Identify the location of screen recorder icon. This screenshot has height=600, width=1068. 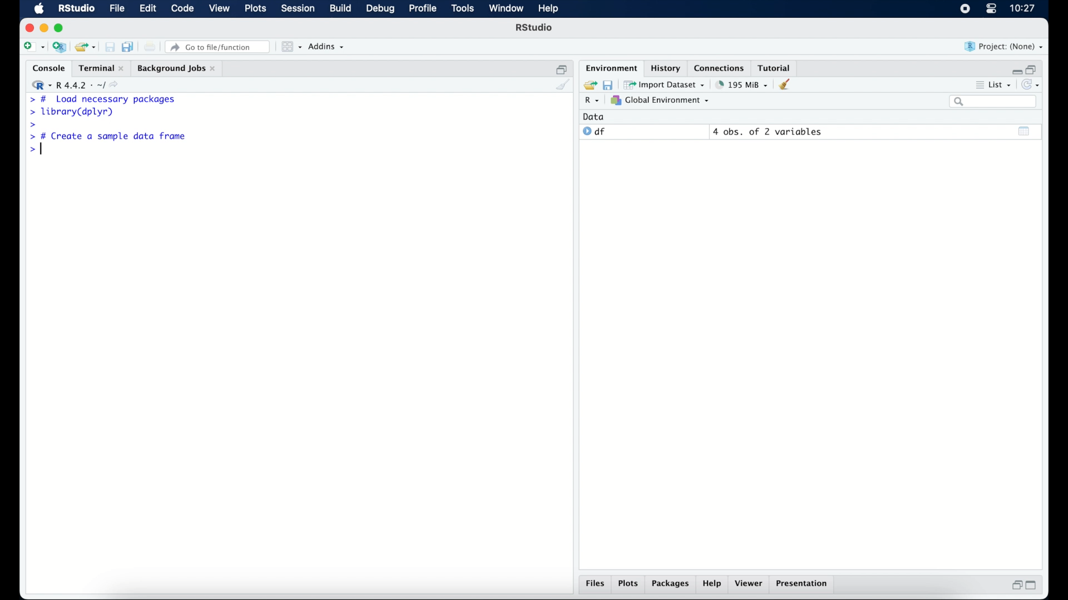
(964, 9).